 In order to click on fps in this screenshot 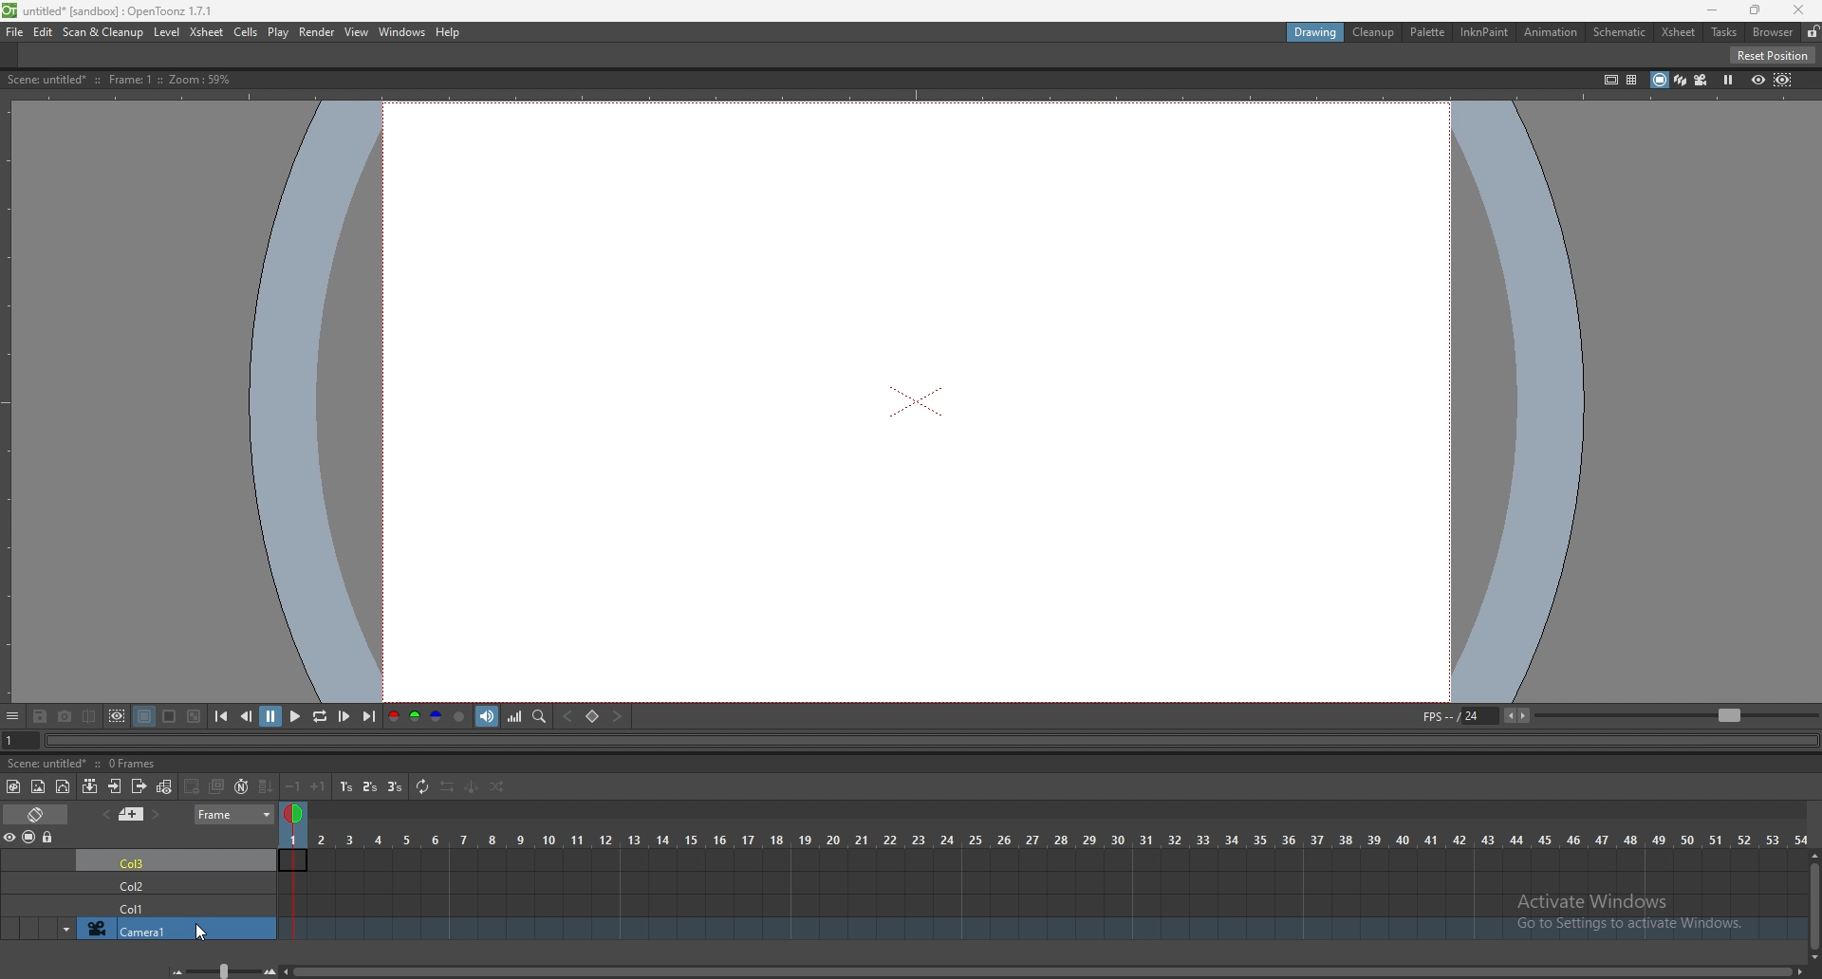, I will do `click(1478, 715)`.